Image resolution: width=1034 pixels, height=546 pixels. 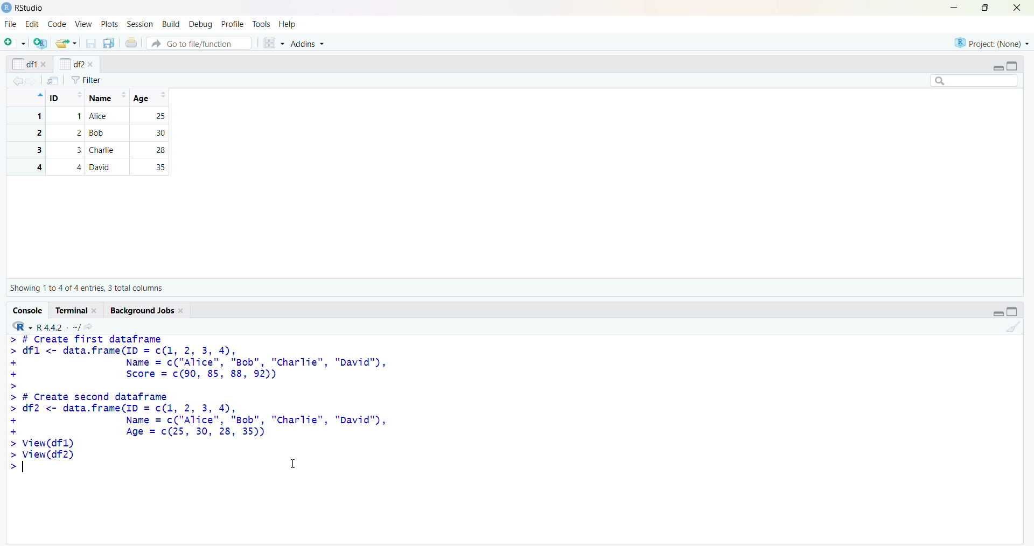 What do you see at coordinates (954, 7) in the screenshot?
I see `minimise` at bounding box center [954, 7].